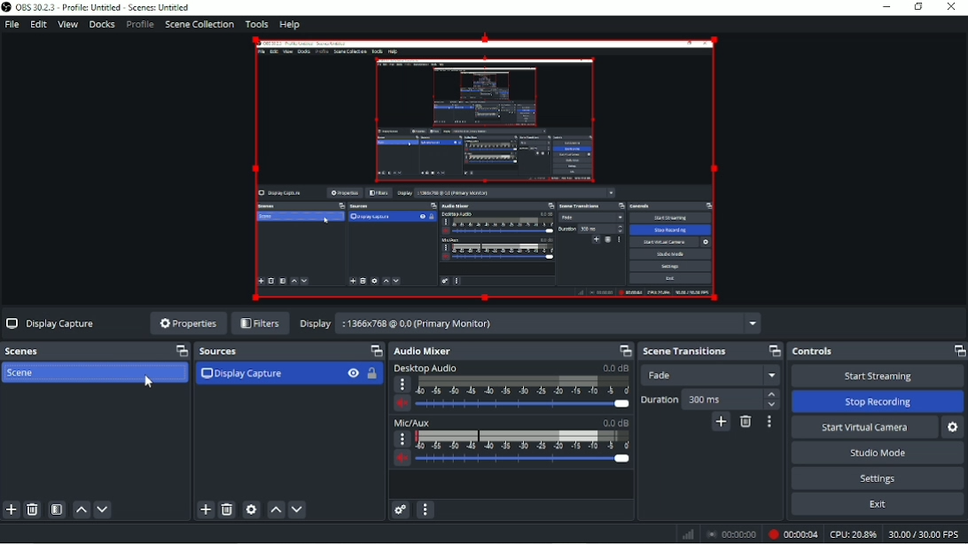  Describe the element at coordinates (853, 534) in the screenshot. I see `CPU: 20.8%` at that location.